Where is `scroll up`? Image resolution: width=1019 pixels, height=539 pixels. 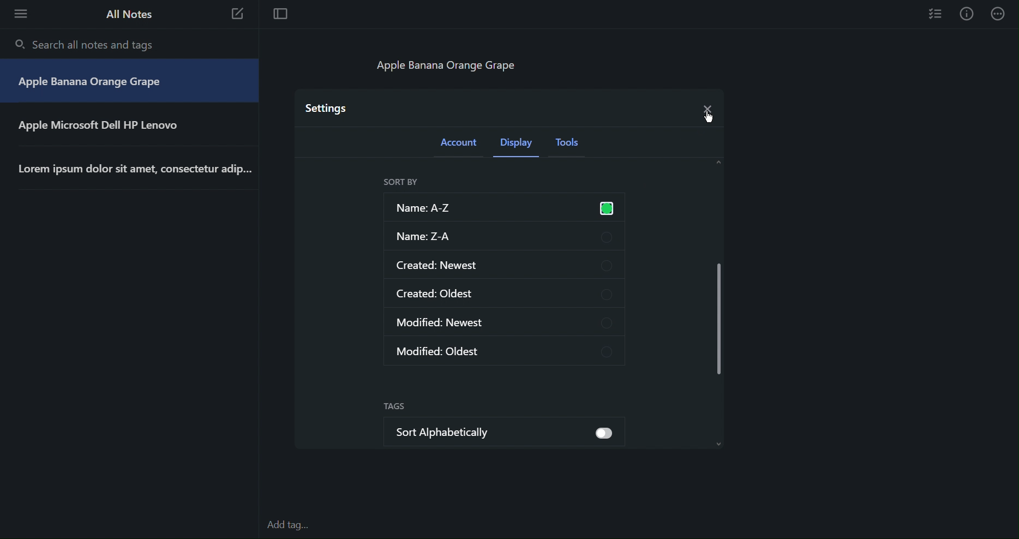
scroll up is located at coordinates (720, 163).